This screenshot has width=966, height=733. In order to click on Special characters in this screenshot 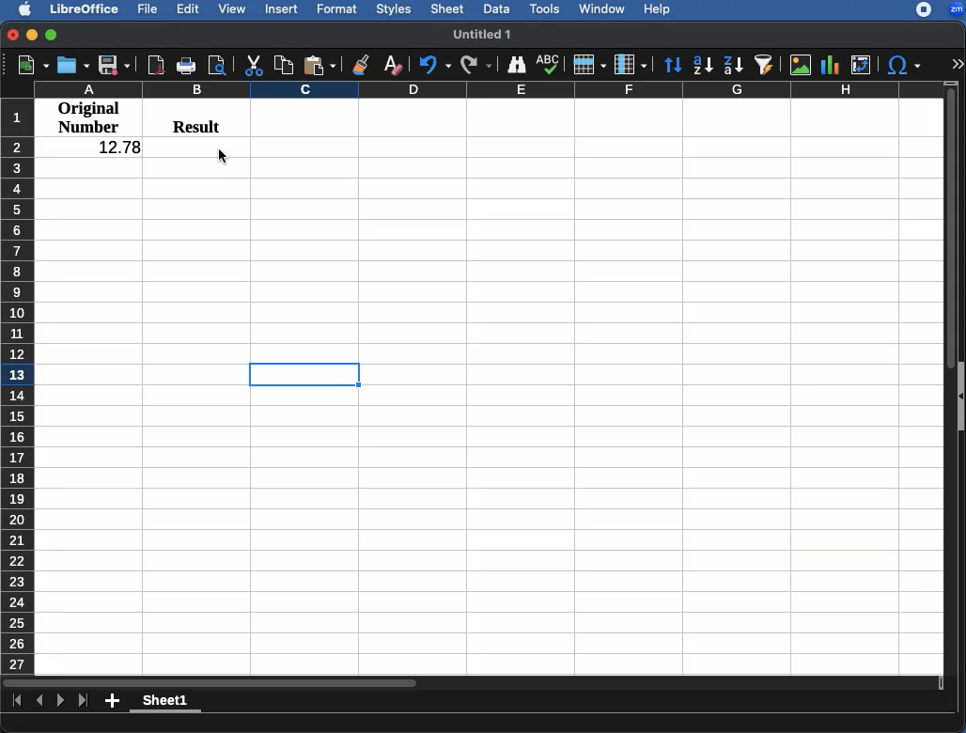, I will do `click(906, 65)`.